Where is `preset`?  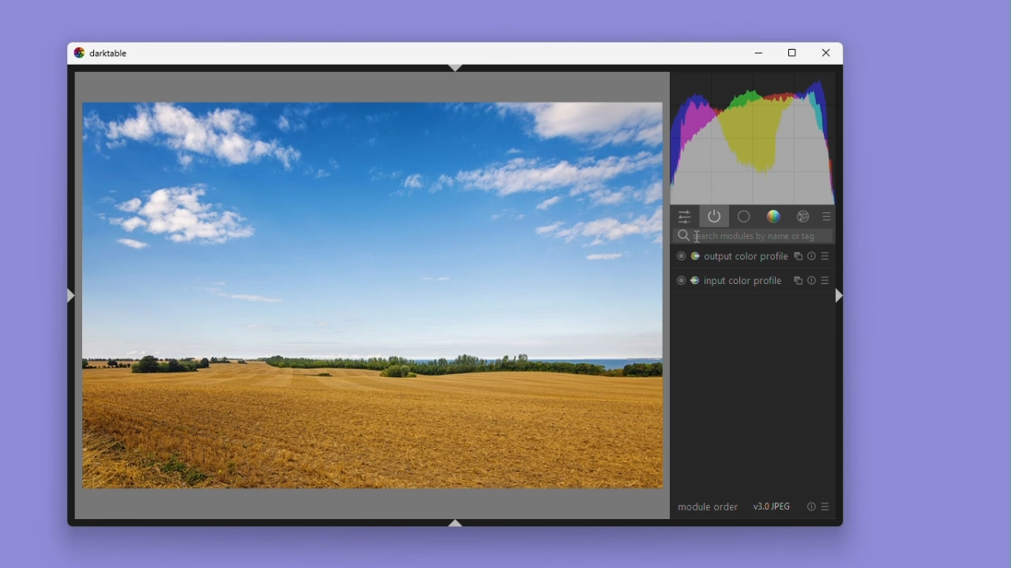
preset is located at coordinates (825, 279).